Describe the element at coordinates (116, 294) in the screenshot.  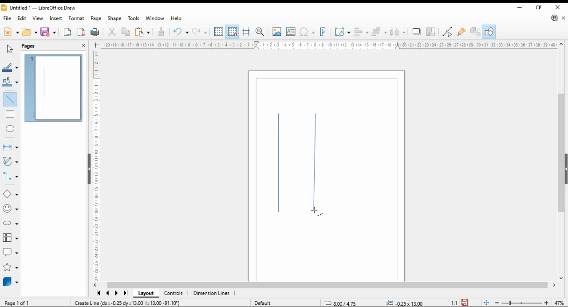
I see `next page` at that location.